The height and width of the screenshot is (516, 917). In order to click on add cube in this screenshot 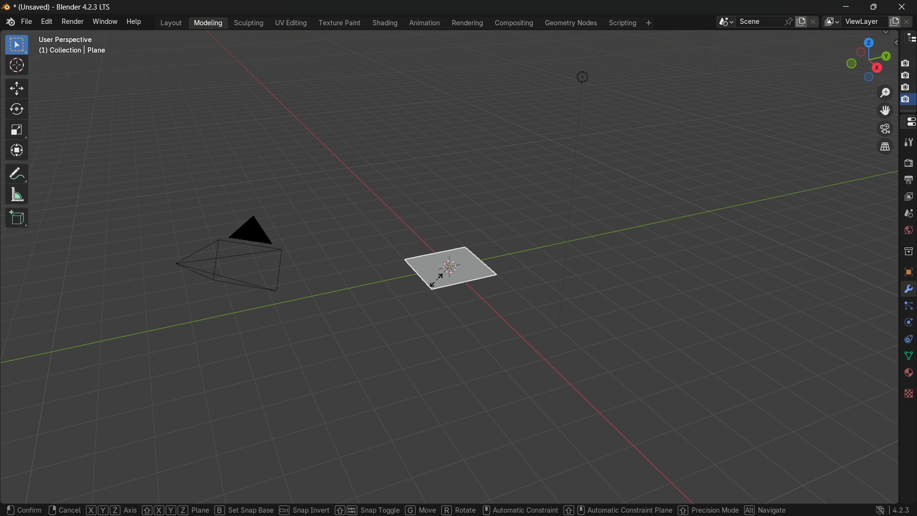, I will do `click(18, 219)`.